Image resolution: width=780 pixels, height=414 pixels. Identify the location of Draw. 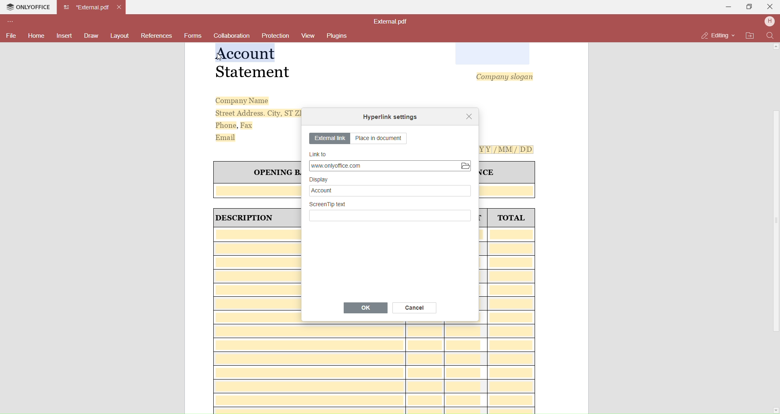
(92, 35).